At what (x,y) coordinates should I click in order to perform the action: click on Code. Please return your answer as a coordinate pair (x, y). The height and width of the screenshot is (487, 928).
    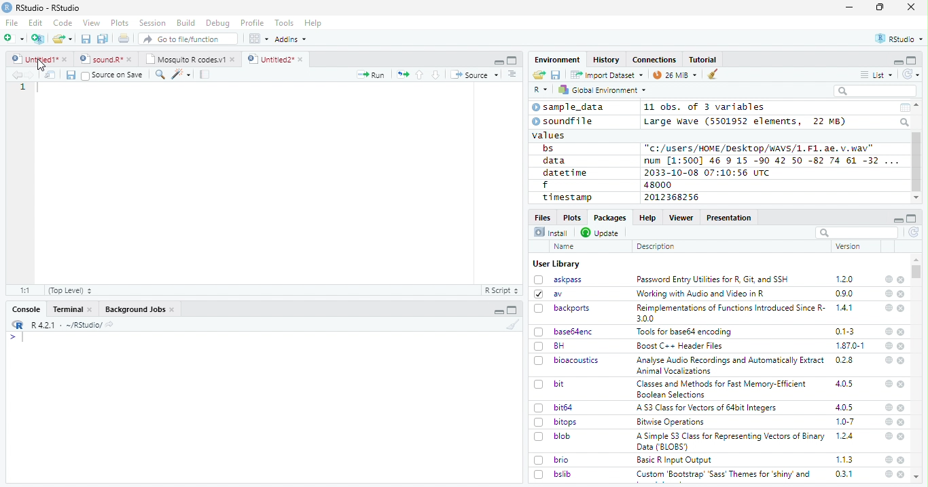
    Looking at the image, I should click on (62, 23).